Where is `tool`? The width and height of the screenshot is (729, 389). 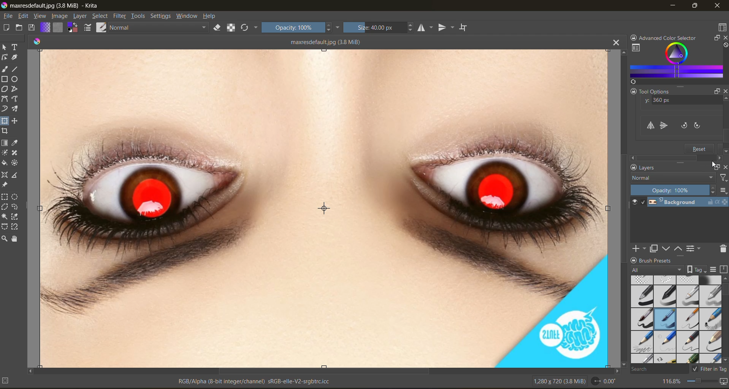 tool is located at coordinates (6, 120).